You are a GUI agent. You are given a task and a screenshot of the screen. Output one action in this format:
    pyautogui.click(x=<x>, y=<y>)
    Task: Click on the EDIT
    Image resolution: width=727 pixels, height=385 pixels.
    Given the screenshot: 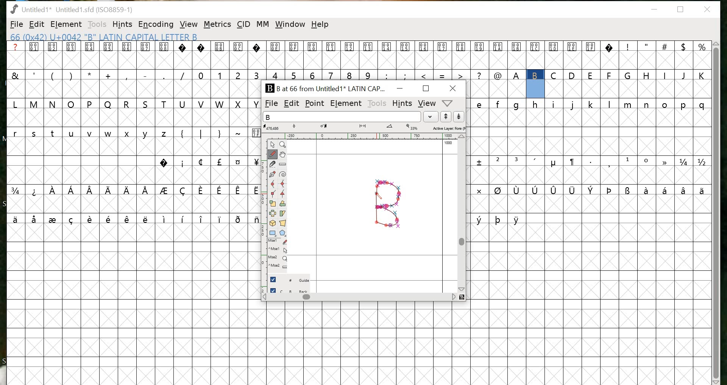 What is the action you would take?
    pyautogui.click(x=291, y=104)
    